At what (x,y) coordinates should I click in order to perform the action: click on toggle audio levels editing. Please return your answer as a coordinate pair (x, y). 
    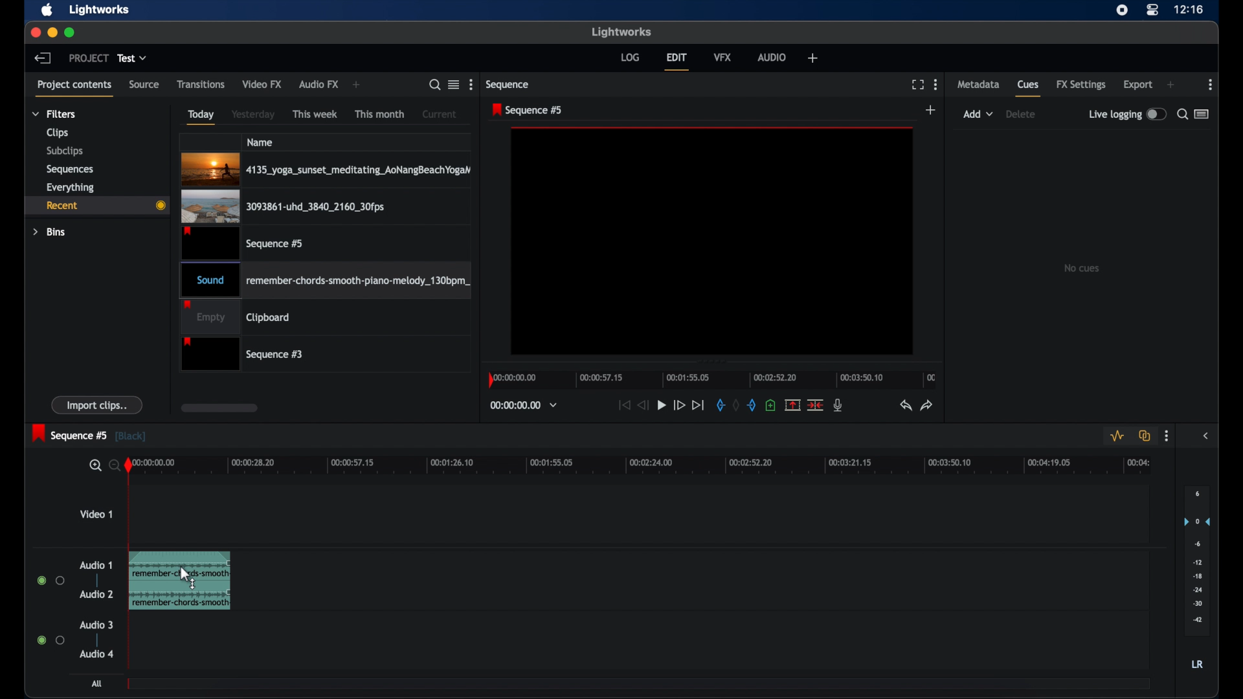
    Looking at the image, I should click on (1115, 436).